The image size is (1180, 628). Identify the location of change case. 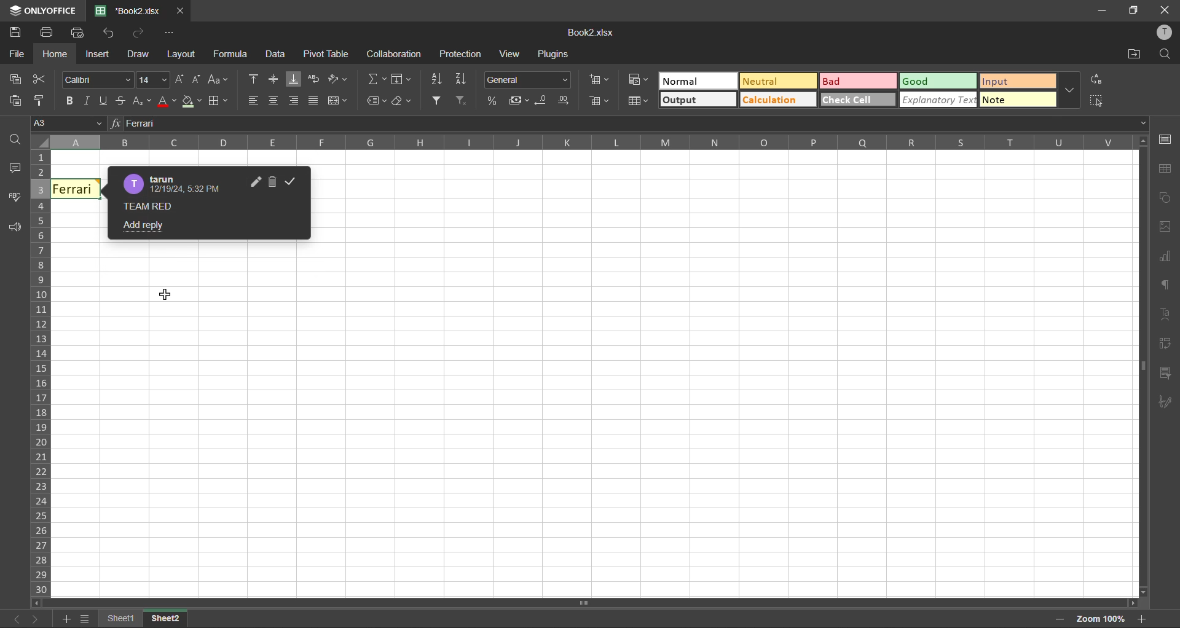
(218, 80).